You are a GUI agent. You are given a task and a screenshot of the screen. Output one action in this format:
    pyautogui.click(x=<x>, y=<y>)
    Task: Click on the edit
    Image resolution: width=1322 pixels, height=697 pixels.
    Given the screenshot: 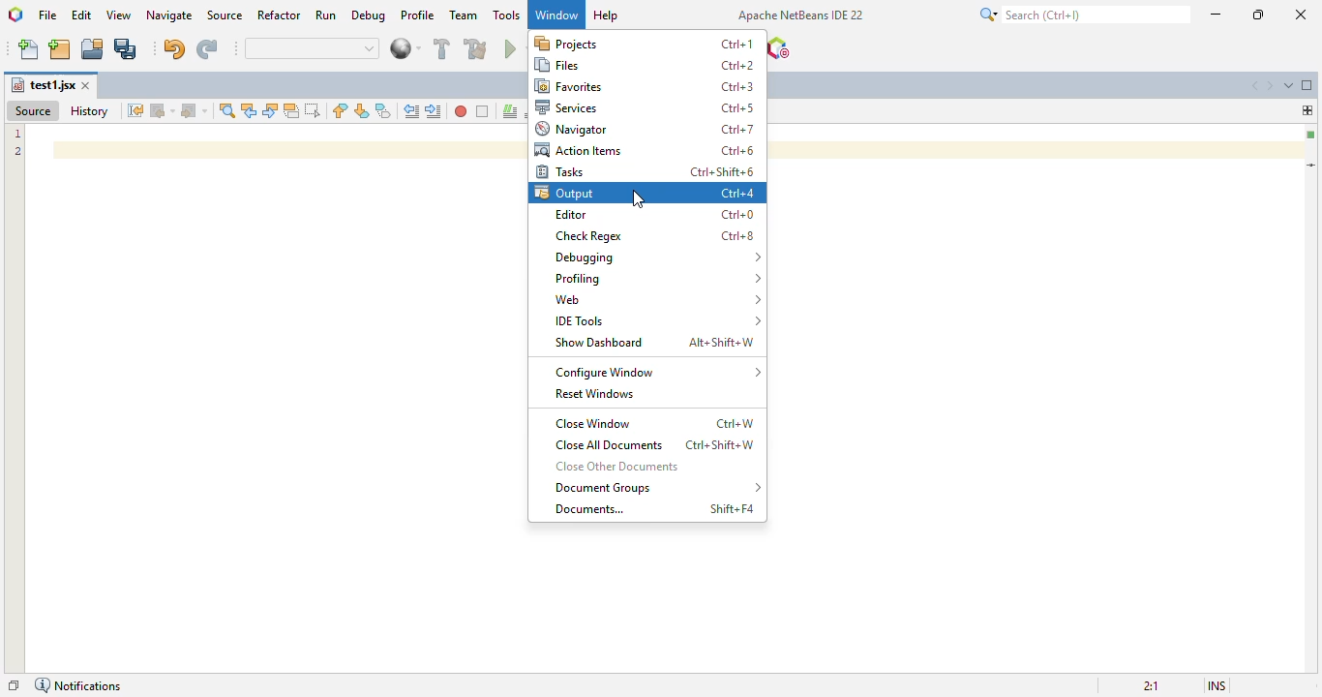 What is the action you would take?
    pyautogui.click(x=82, y=15)
    